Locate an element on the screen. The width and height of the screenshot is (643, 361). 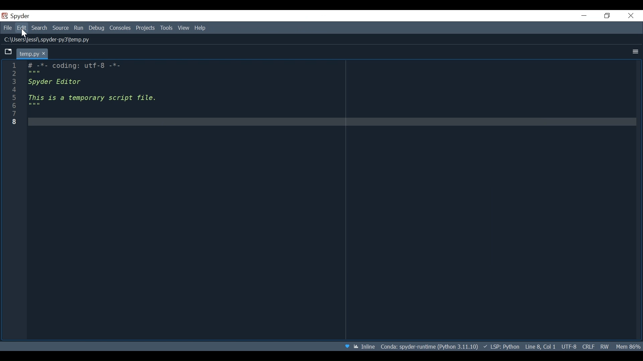
Toggle between inline and interactive Matplotlib plotting is located at coordinates (365, 345).